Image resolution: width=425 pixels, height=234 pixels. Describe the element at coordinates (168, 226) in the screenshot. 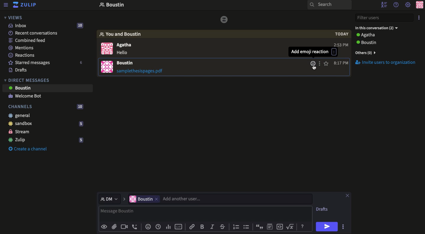

I see `Chart` at that location.